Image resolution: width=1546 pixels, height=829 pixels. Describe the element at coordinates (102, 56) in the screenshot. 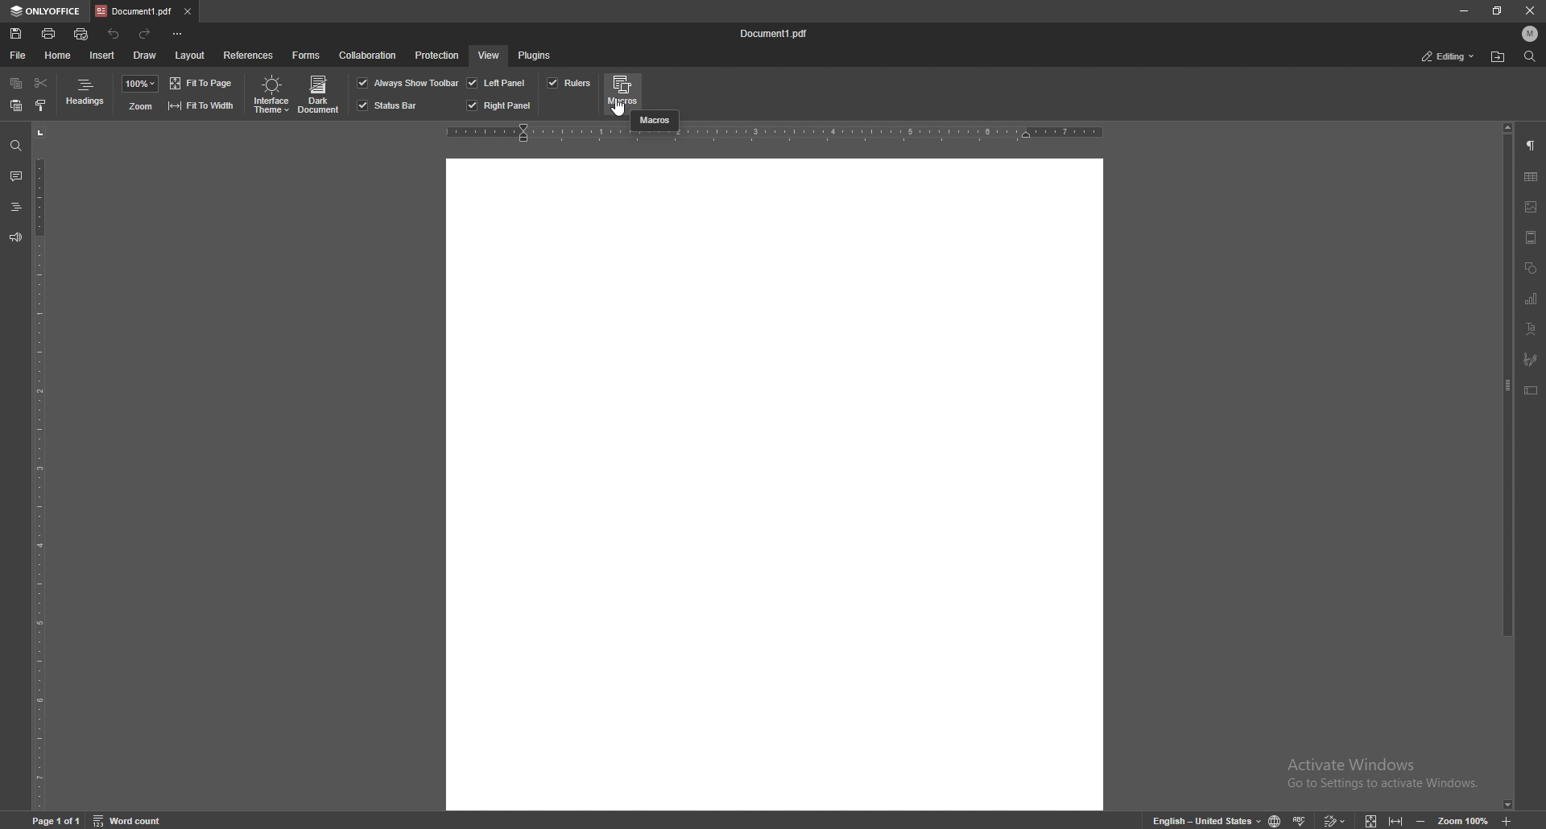

I see `insert` at that location.